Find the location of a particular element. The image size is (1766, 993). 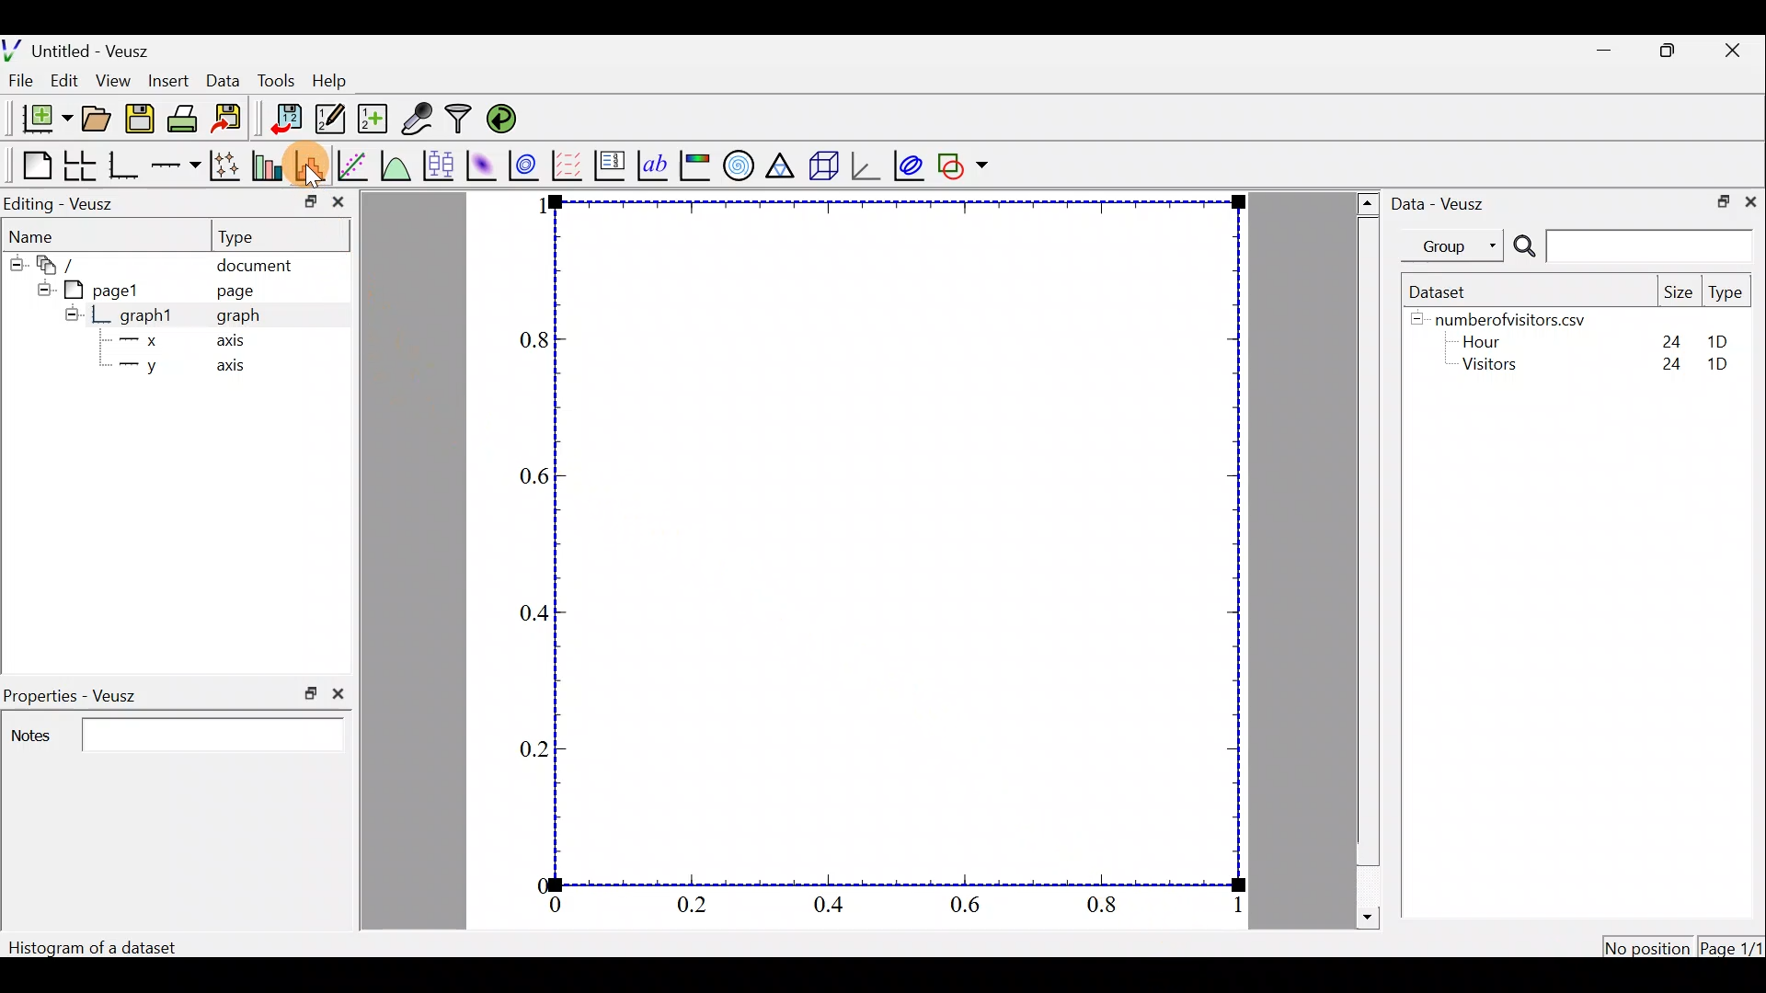

0.6 is located at coordinates (968, 907).